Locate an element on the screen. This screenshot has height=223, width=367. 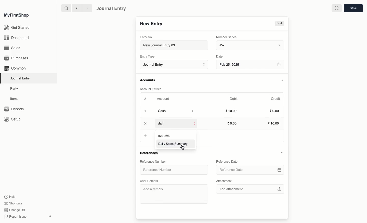
Attachment is located at coordinates (224, 181).